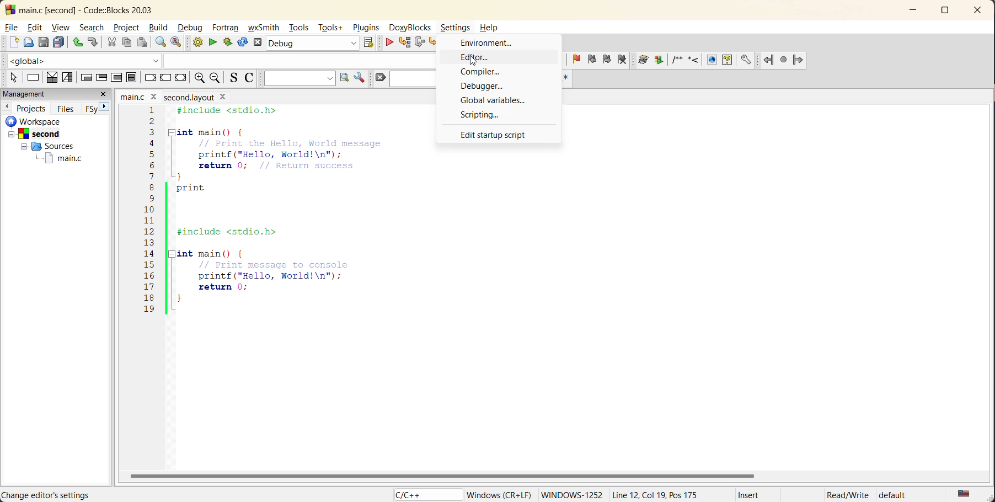  I want to click on jump forward, so click(804, 59).